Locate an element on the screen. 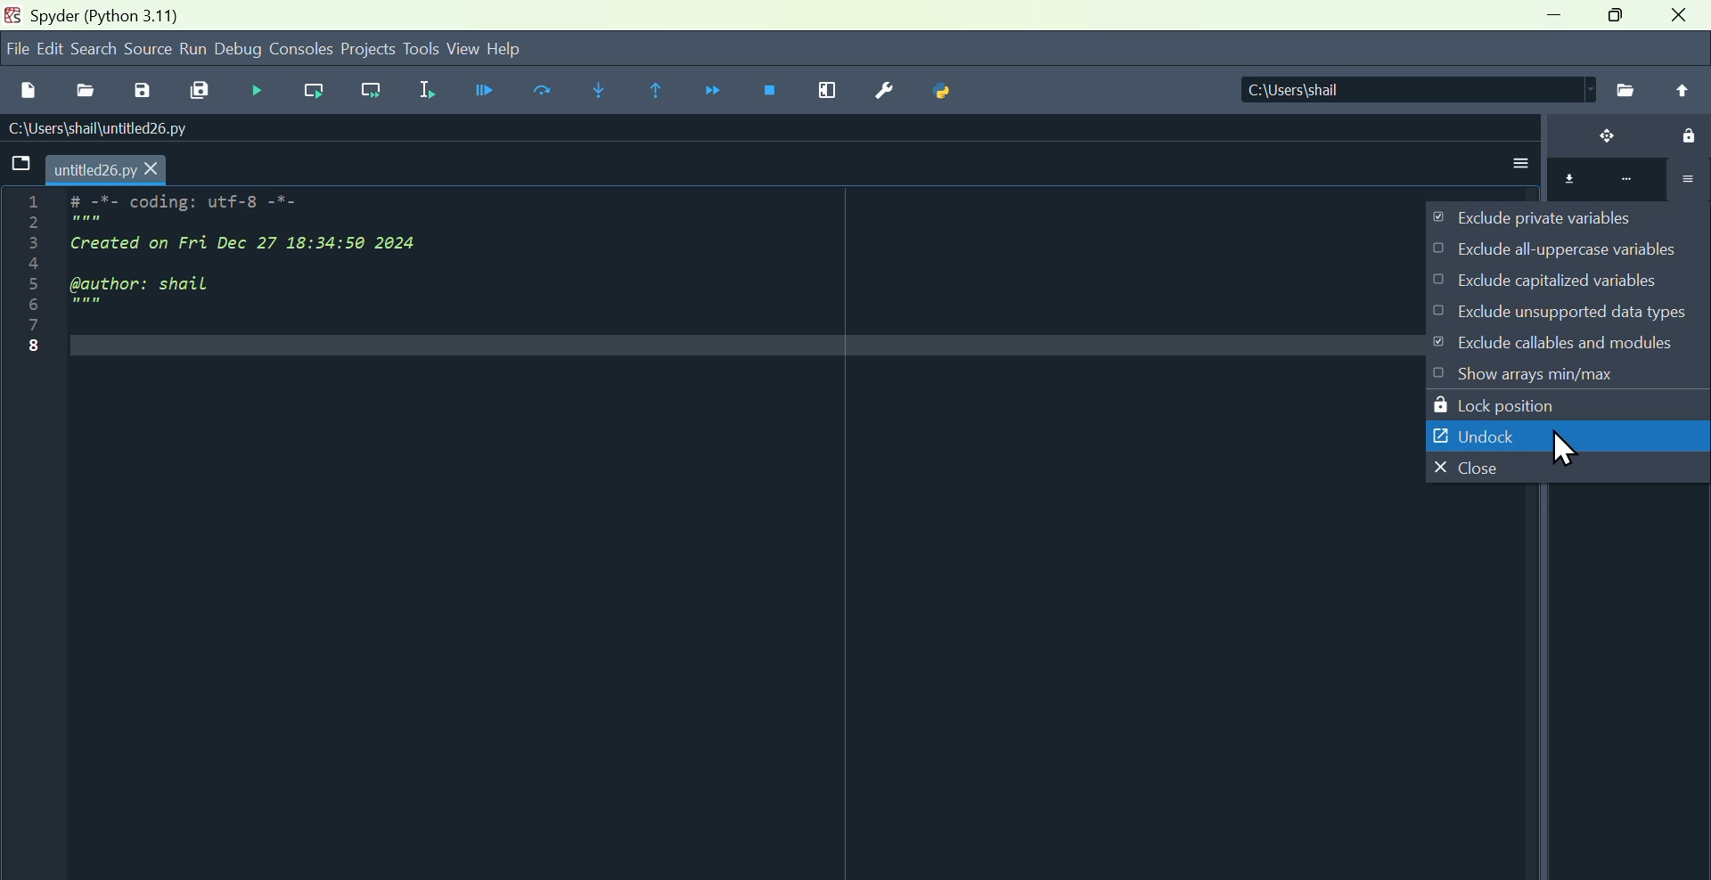  maximise current window is located at coordinates (826, 94).